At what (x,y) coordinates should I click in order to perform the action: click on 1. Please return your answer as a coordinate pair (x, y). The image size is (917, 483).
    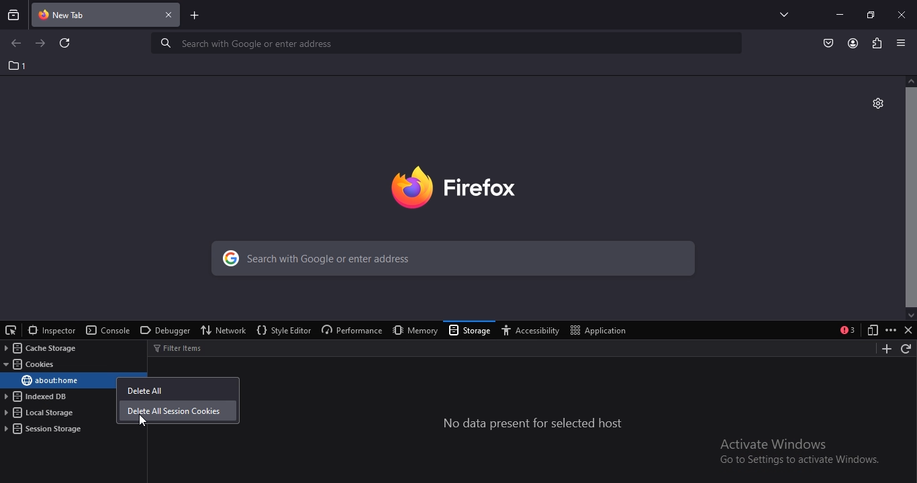
    Looking at the image, I should click on (18, 66).